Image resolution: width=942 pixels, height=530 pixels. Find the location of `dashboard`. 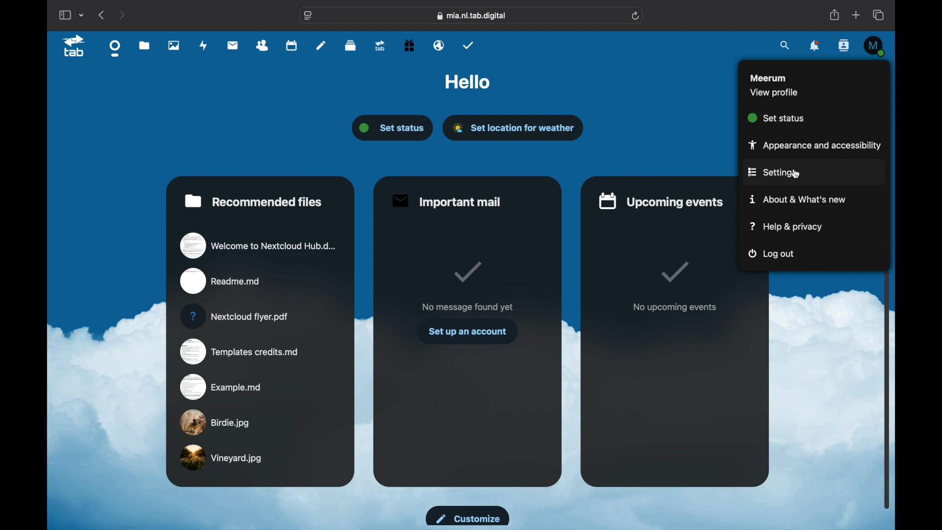

dashboard is located at coordinates (115, 48).